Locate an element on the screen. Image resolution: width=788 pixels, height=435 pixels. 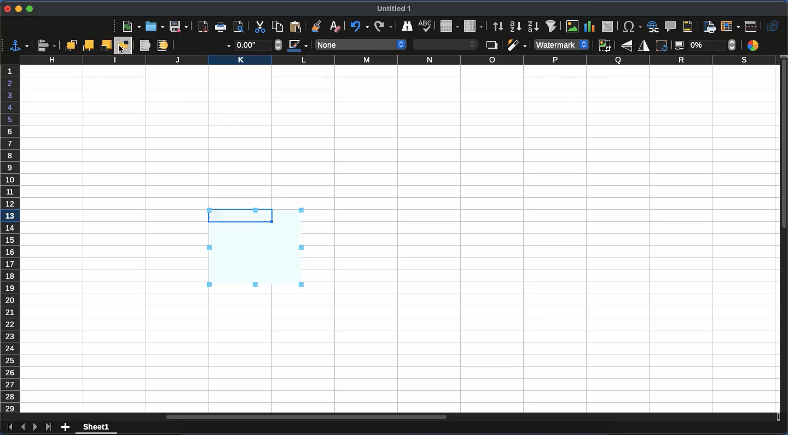
headers and footers is located at coordinates (691, 26).